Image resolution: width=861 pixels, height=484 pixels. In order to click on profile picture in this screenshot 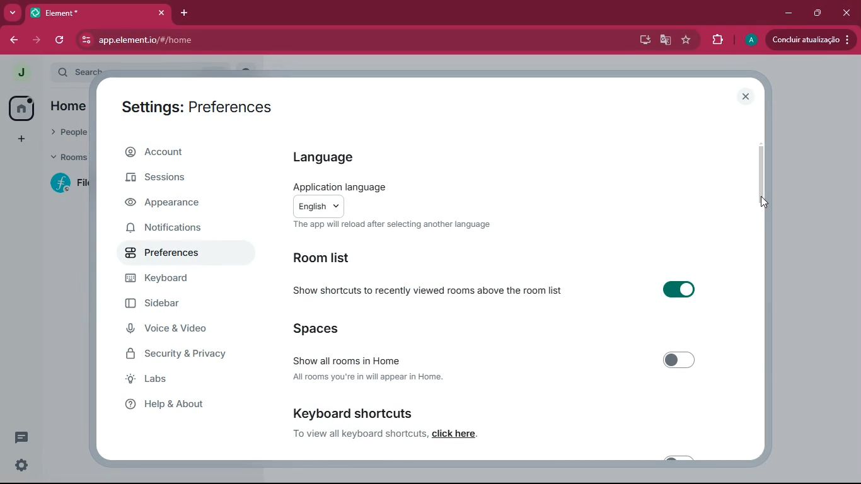, I will do `click(18, 72)`.